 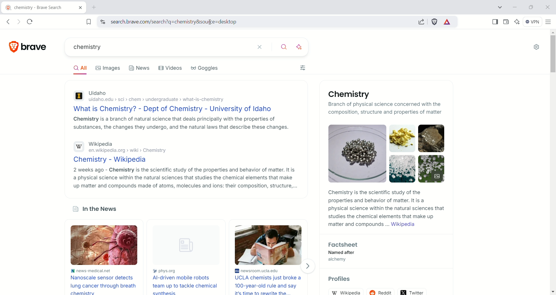 What do you see at coordinates (102, 245) in the screenshot?
I see `Image relating to lung cancer` at bounding box center [102, 245].